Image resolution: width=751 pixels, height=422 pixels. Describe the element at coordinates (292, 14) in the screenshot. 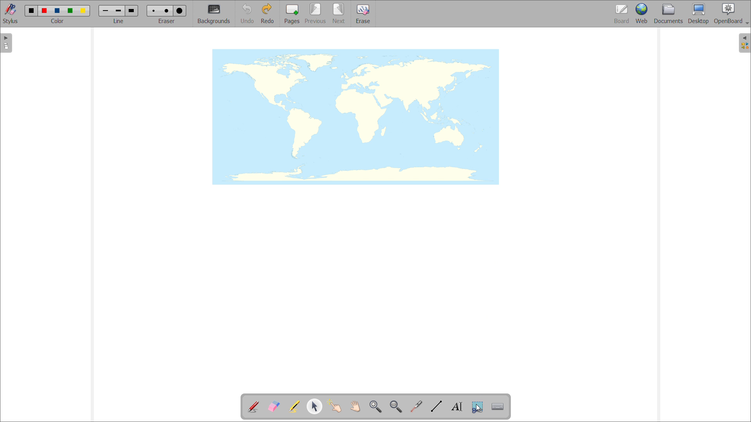

I see `add pages` at that location.